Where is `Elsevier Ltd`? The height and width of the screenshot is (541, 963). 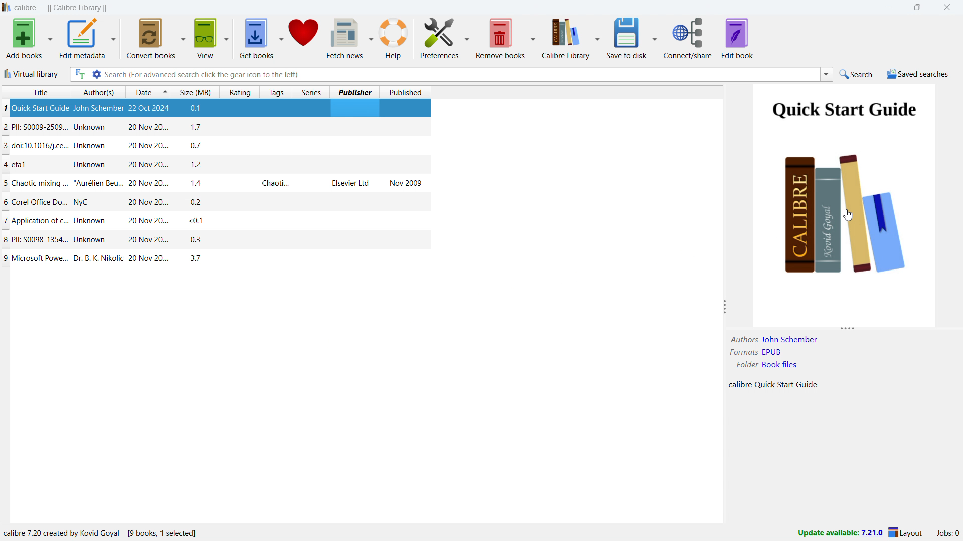
Elsevier Ltd is located at coordinates (350, 184).